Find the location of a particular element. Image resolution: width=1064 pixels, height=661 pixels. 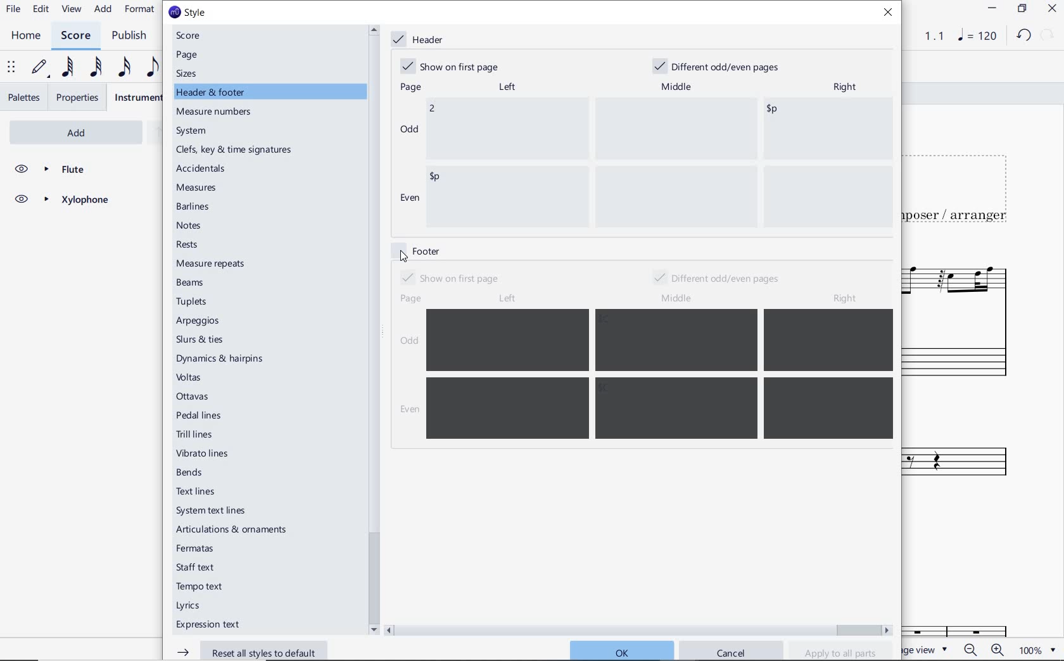

system text lines is located at coordinates (212, 510).